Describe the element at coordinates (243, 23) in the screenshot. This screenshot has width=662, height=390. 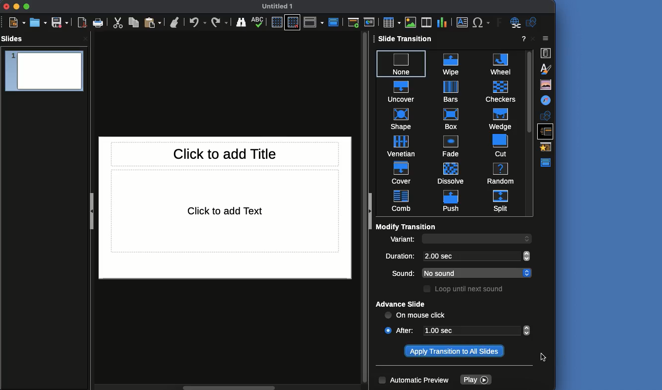
I see `Finder` at that location.